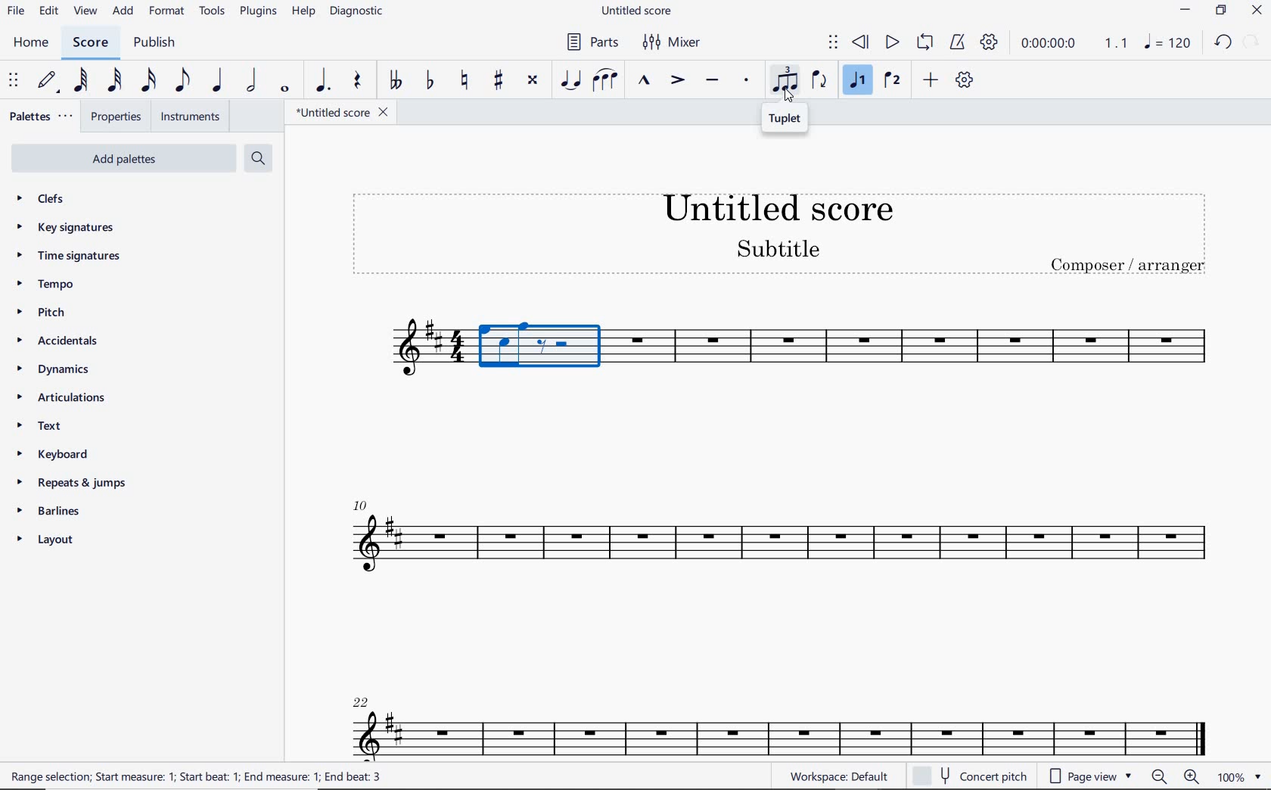 This screenshot has height=790, width=1271. What do you see at coordinates (1237, 776) in the screenshot?
I see `zoom factor` at bounding box center [1237, 776].